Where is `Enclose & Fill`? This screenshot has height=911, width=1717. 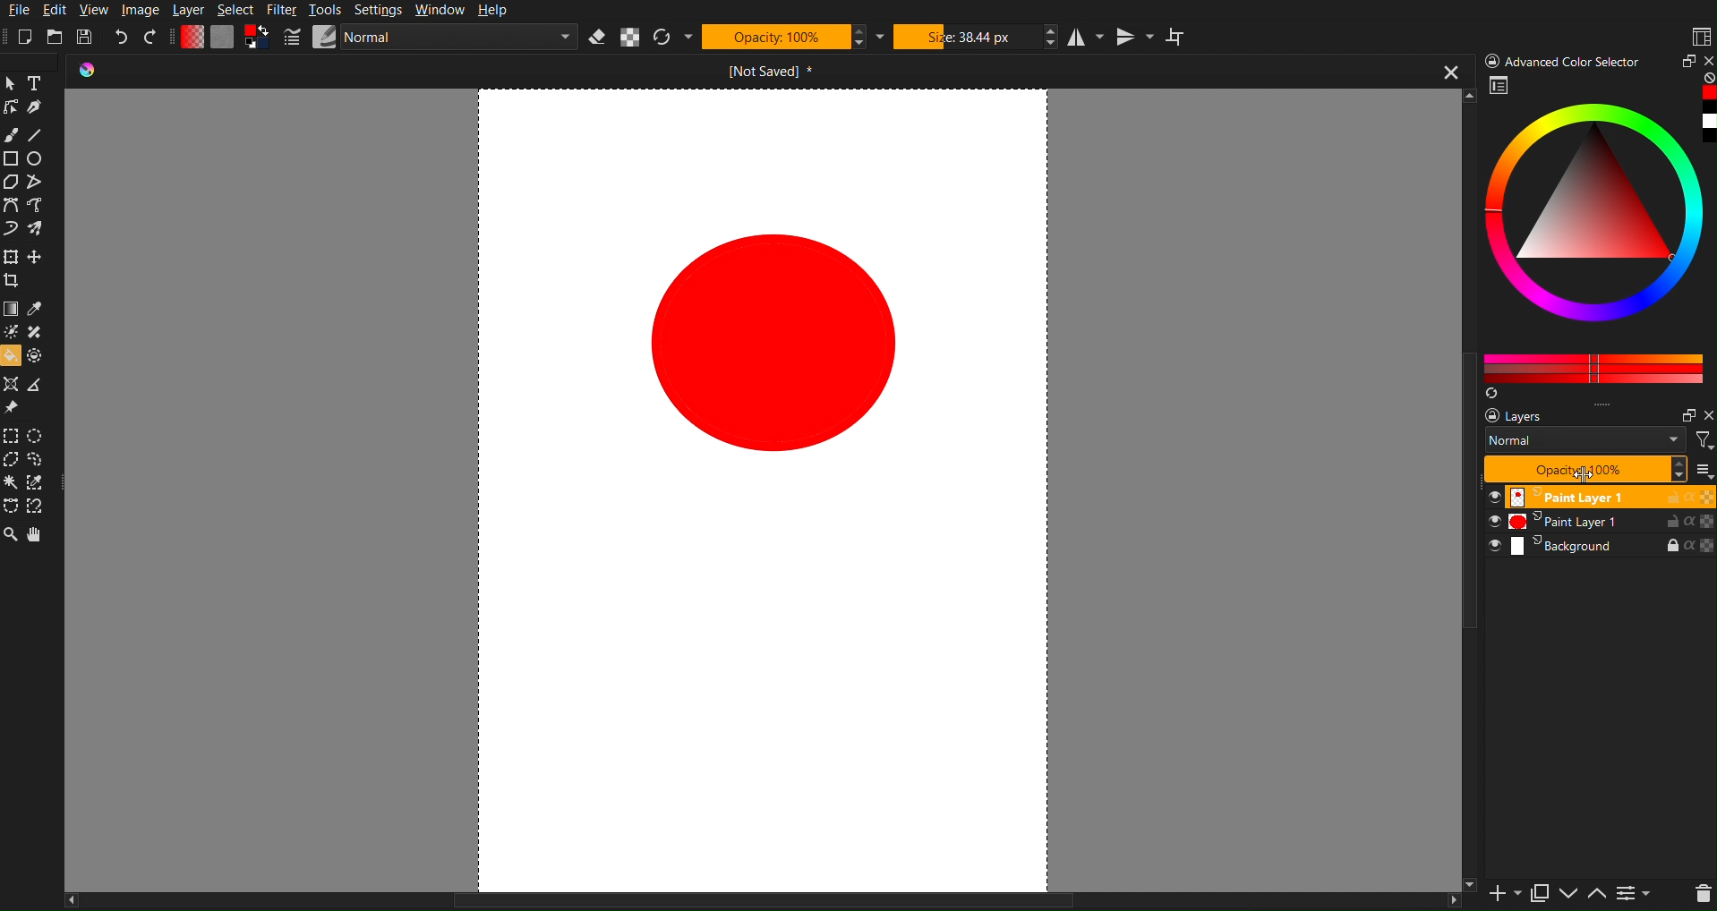 Enclose & Fill is located at coordinates (36, 356).